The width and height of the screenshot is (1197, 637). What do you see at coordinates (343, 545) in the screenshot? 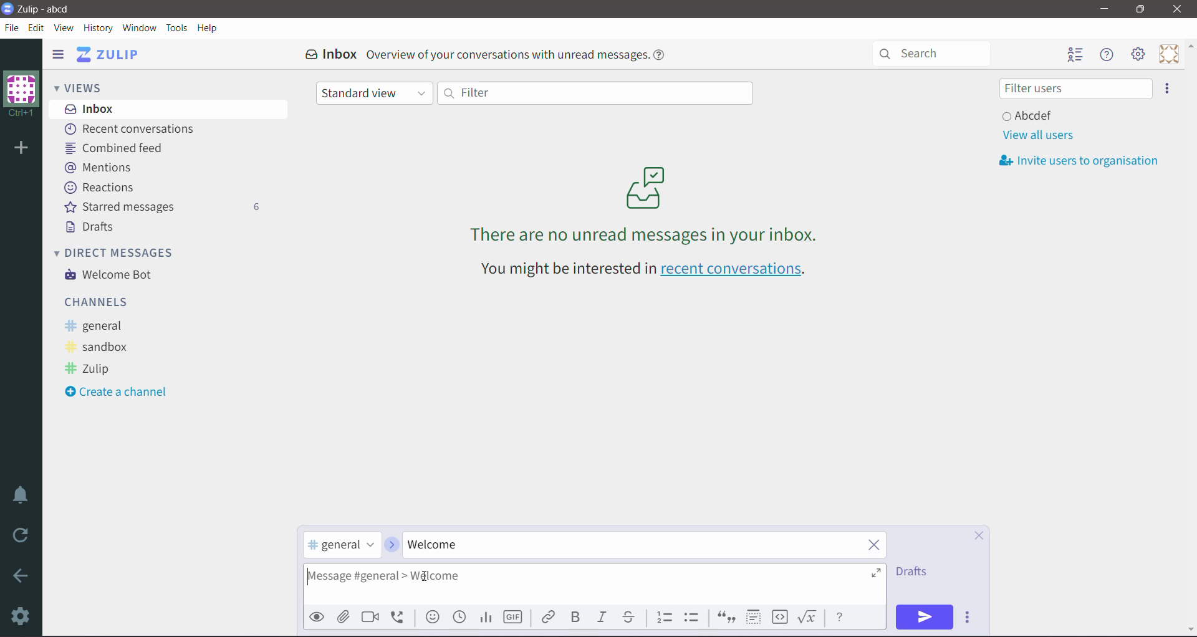
I see `selected channel` at bounding box center [343, 545].